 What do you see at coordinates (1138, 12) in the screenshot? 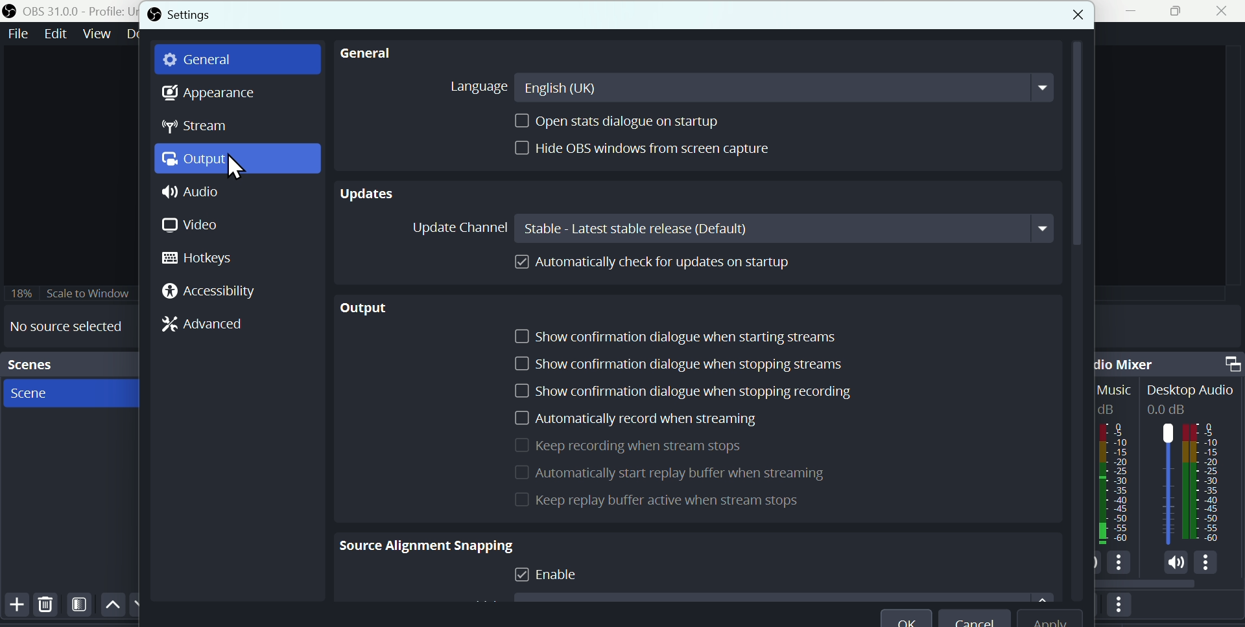
I see `minimise` at bounding box center [1138, 12].